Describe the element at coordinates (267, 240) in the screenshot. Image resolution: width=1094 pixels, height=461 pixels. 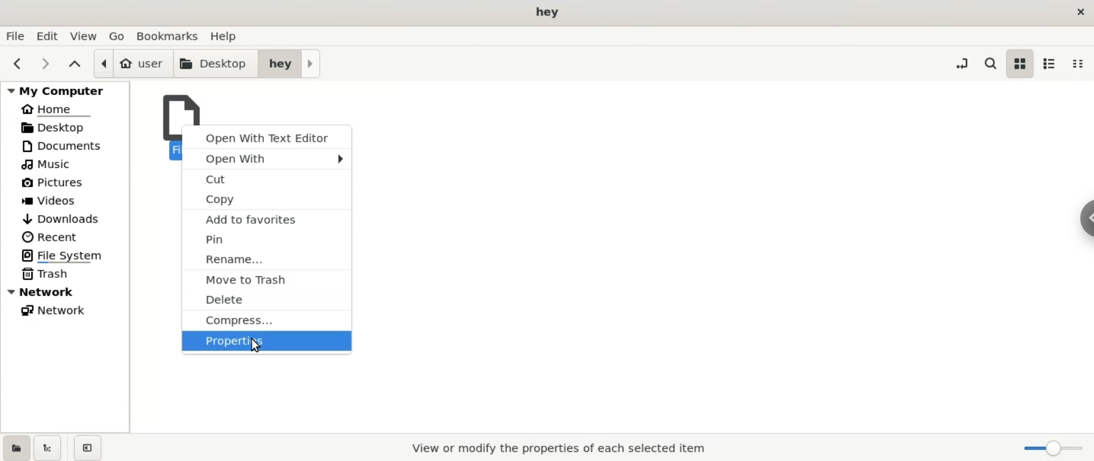
I see `pin` at that location.